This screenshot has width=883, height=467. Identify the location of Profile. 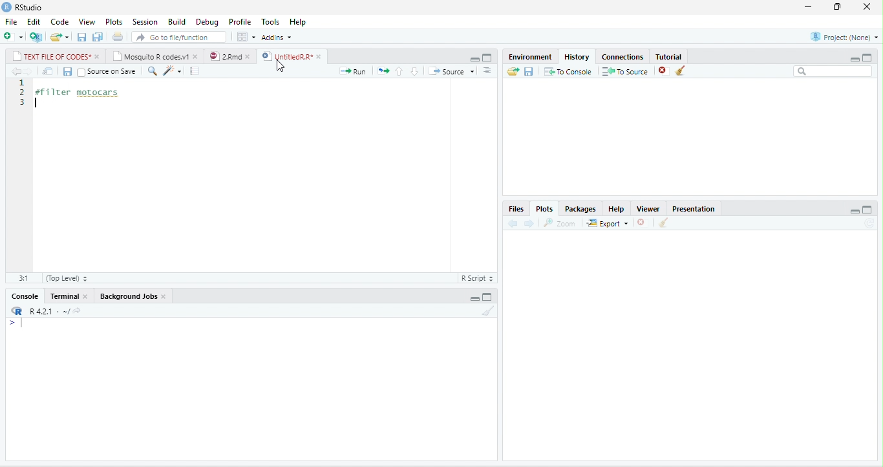
(240, 22).